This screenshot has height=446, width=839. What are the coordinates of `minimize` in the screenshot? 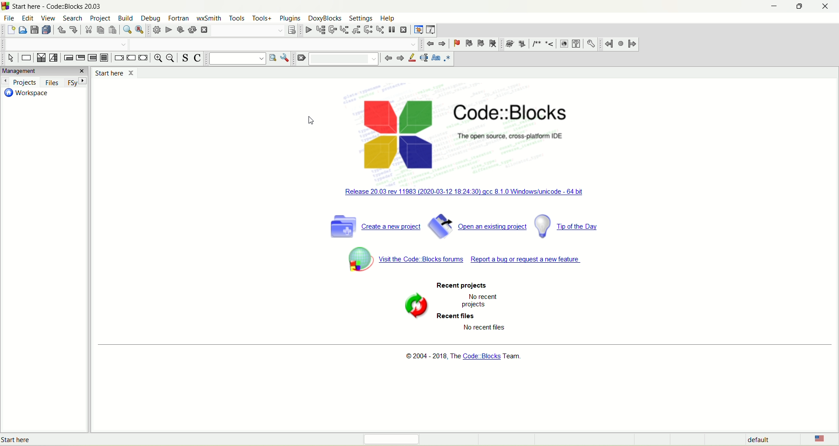 It's located at (774, 7).